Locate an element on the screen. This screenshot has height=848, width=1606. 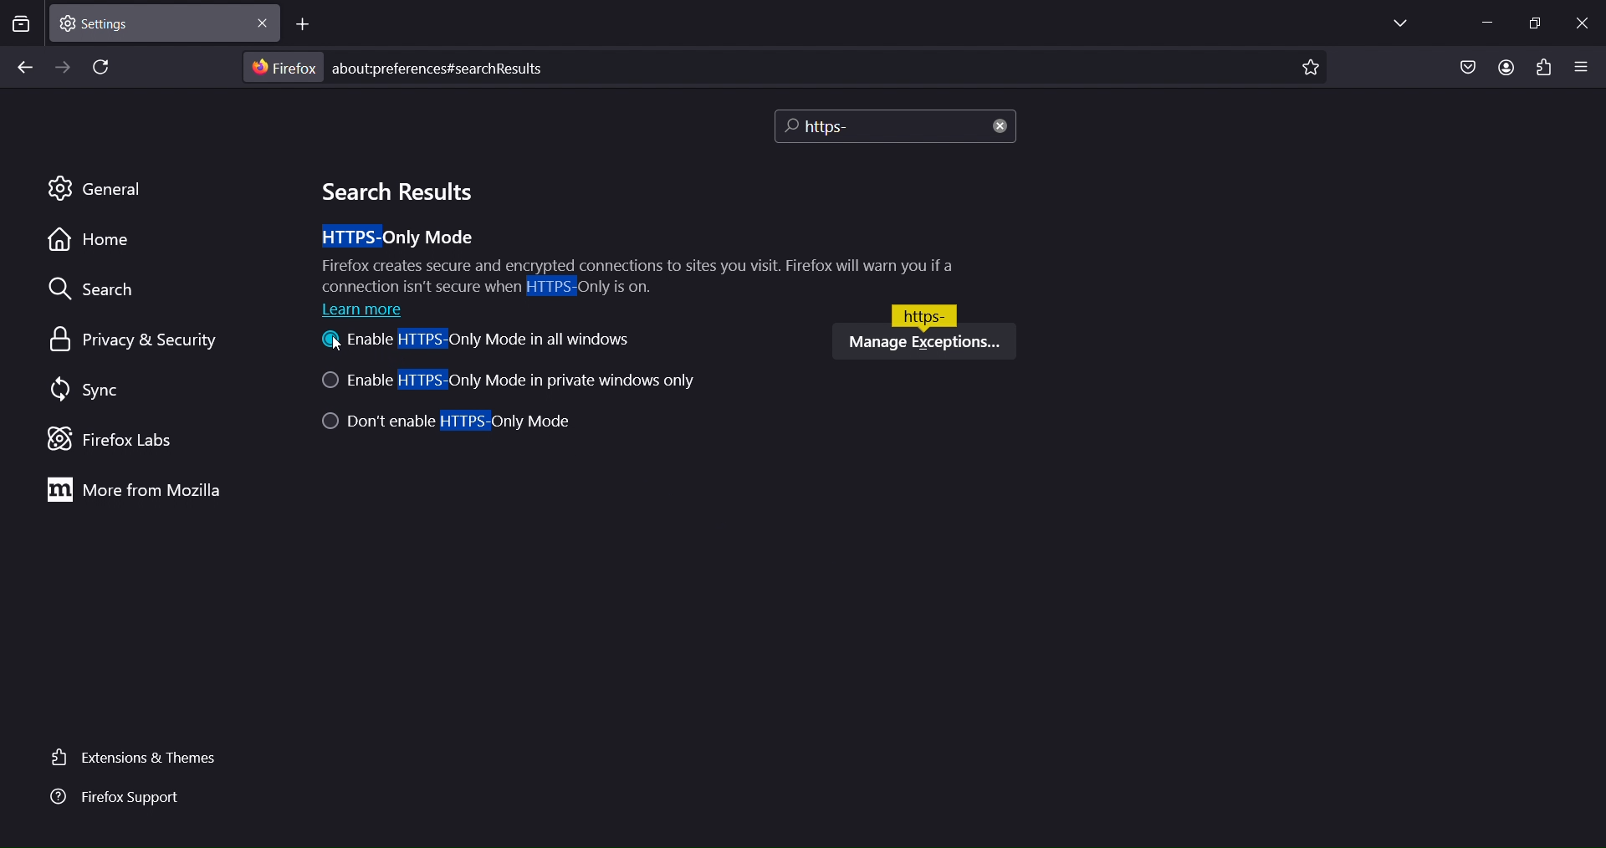
more from mozilla is located at coordinates (135, 488).